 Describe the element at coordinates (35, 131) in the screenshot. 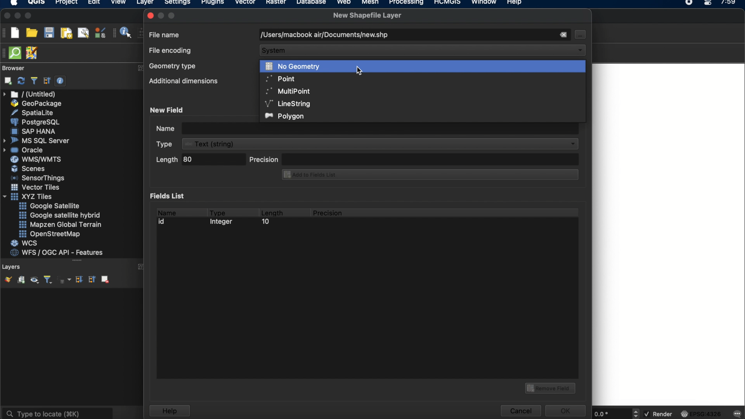

I see `sap hana` at that location.